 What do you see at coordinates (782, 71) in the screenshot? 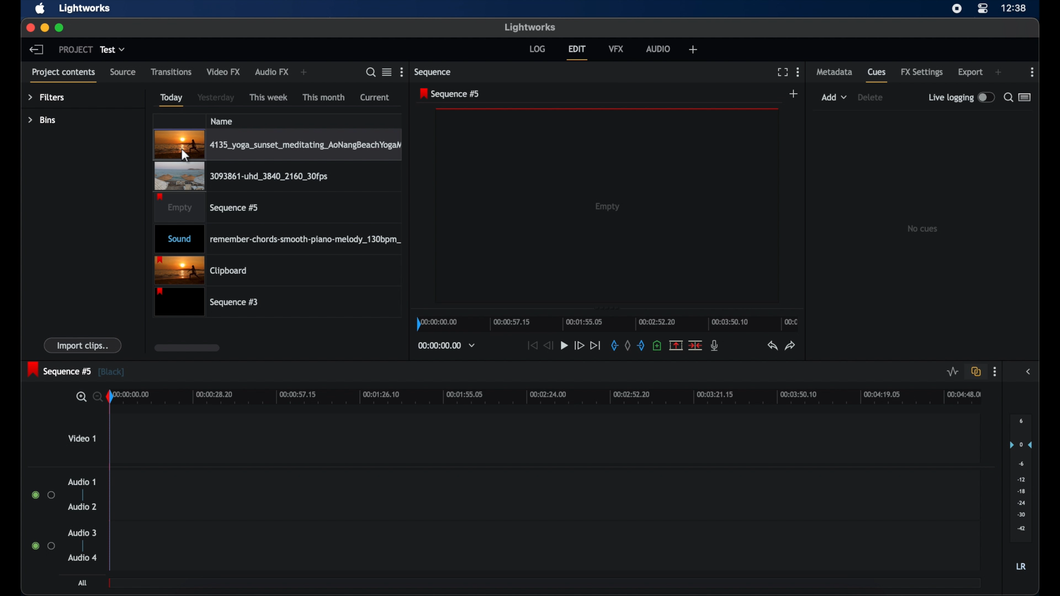
I see `full screen` at bounding box center [782, 71].